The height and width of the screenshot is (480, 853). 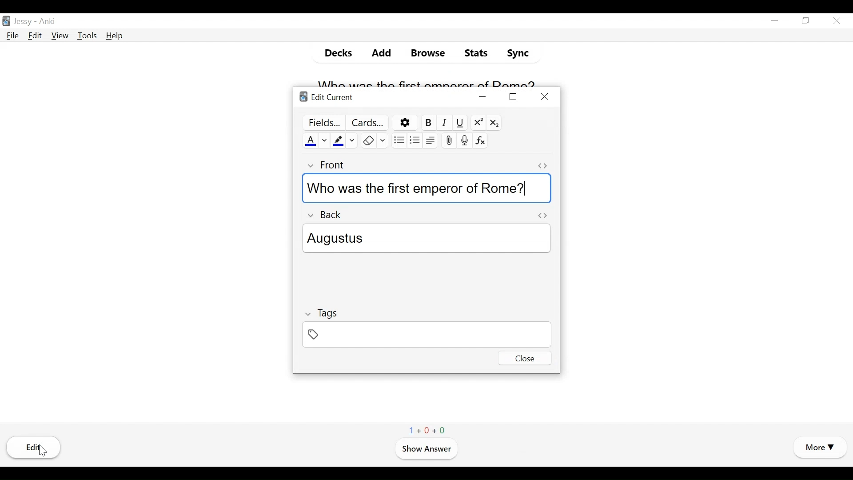 I want to click on Underline, so click(x=459, y=123).